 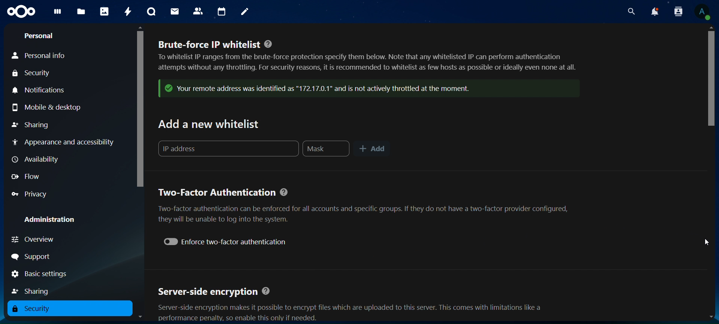 I want to click on brute force IP whitelist, so click(x=372, y=71).